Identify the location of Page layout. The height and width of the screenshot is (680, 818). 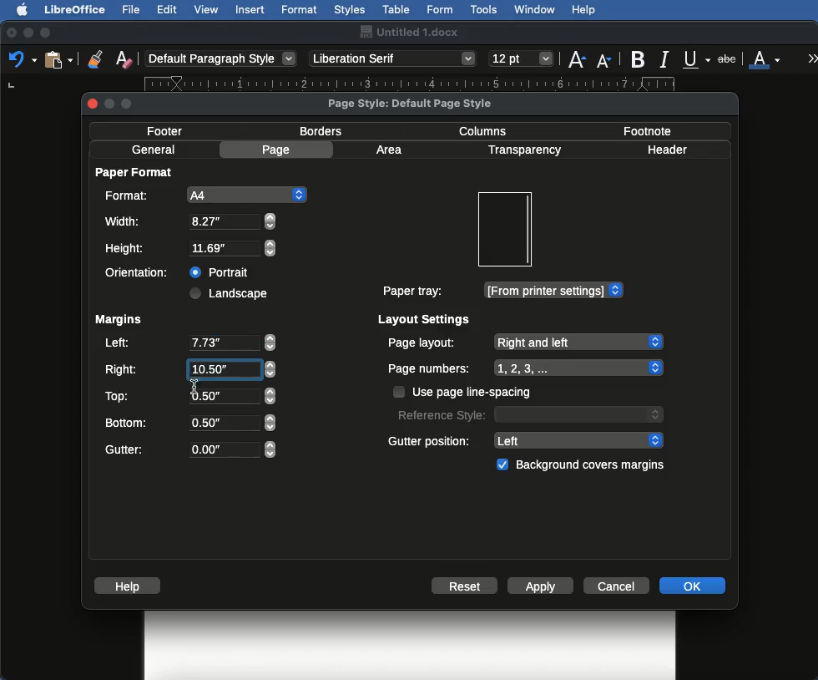
(524, 342).